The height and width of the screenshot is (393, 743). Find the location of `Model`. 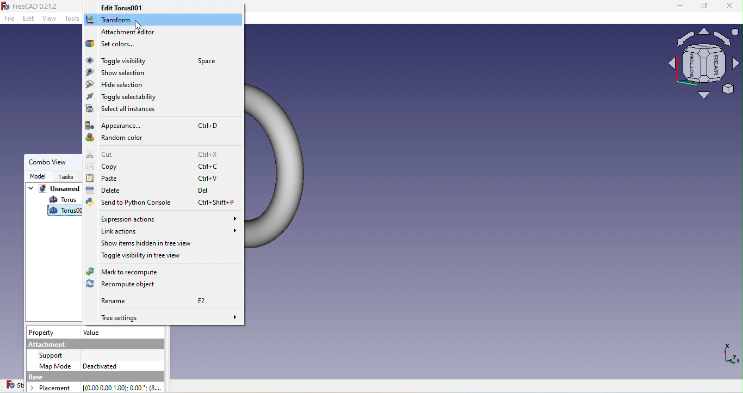

Model is located at coordinates (36, 176).